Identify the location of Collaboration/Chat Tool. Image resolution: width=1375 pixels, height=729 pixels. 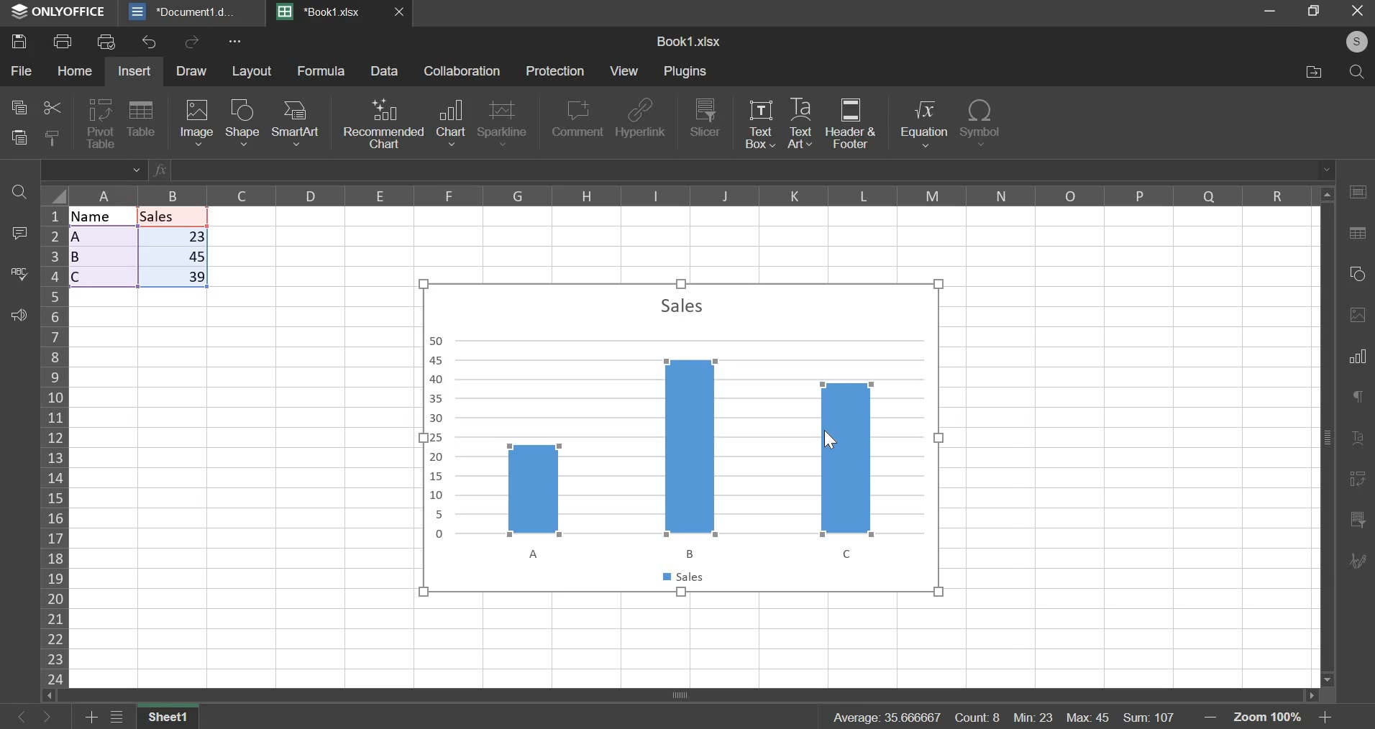
(1358, 561).